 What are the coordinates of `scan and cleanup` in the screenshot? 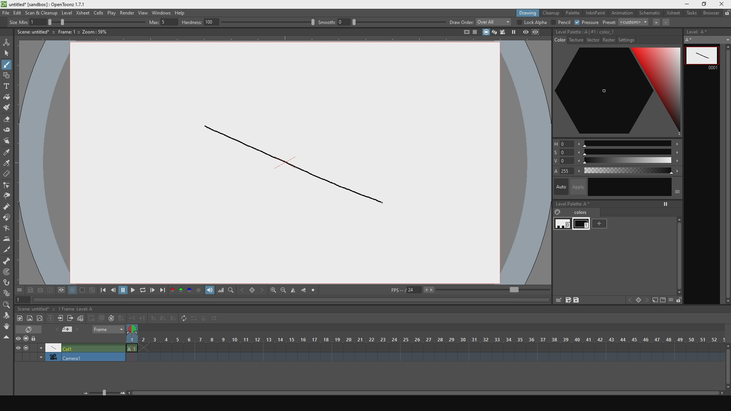 It's located at (42, 12).